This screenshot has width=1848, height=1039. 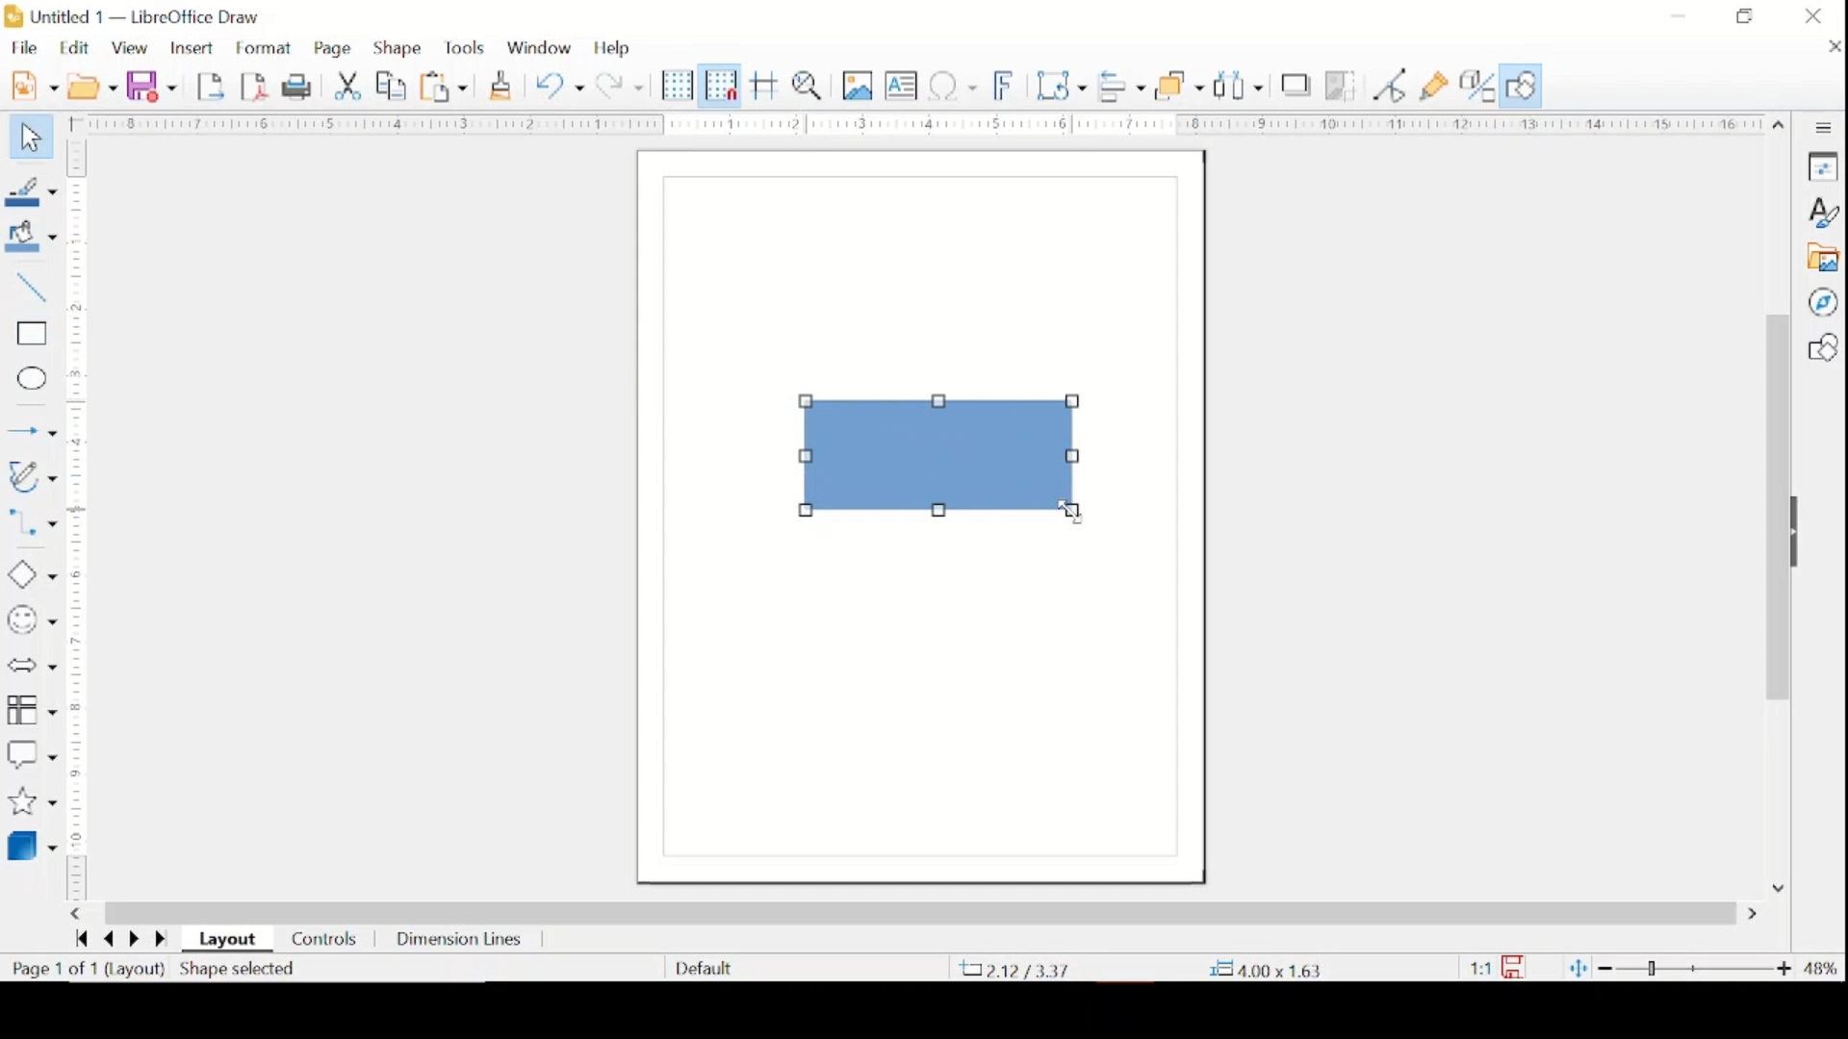 What do you see at coordinates (31, 478) in the screenshot?
I see `insert curves and polygons` at bounding box center [31, 478].